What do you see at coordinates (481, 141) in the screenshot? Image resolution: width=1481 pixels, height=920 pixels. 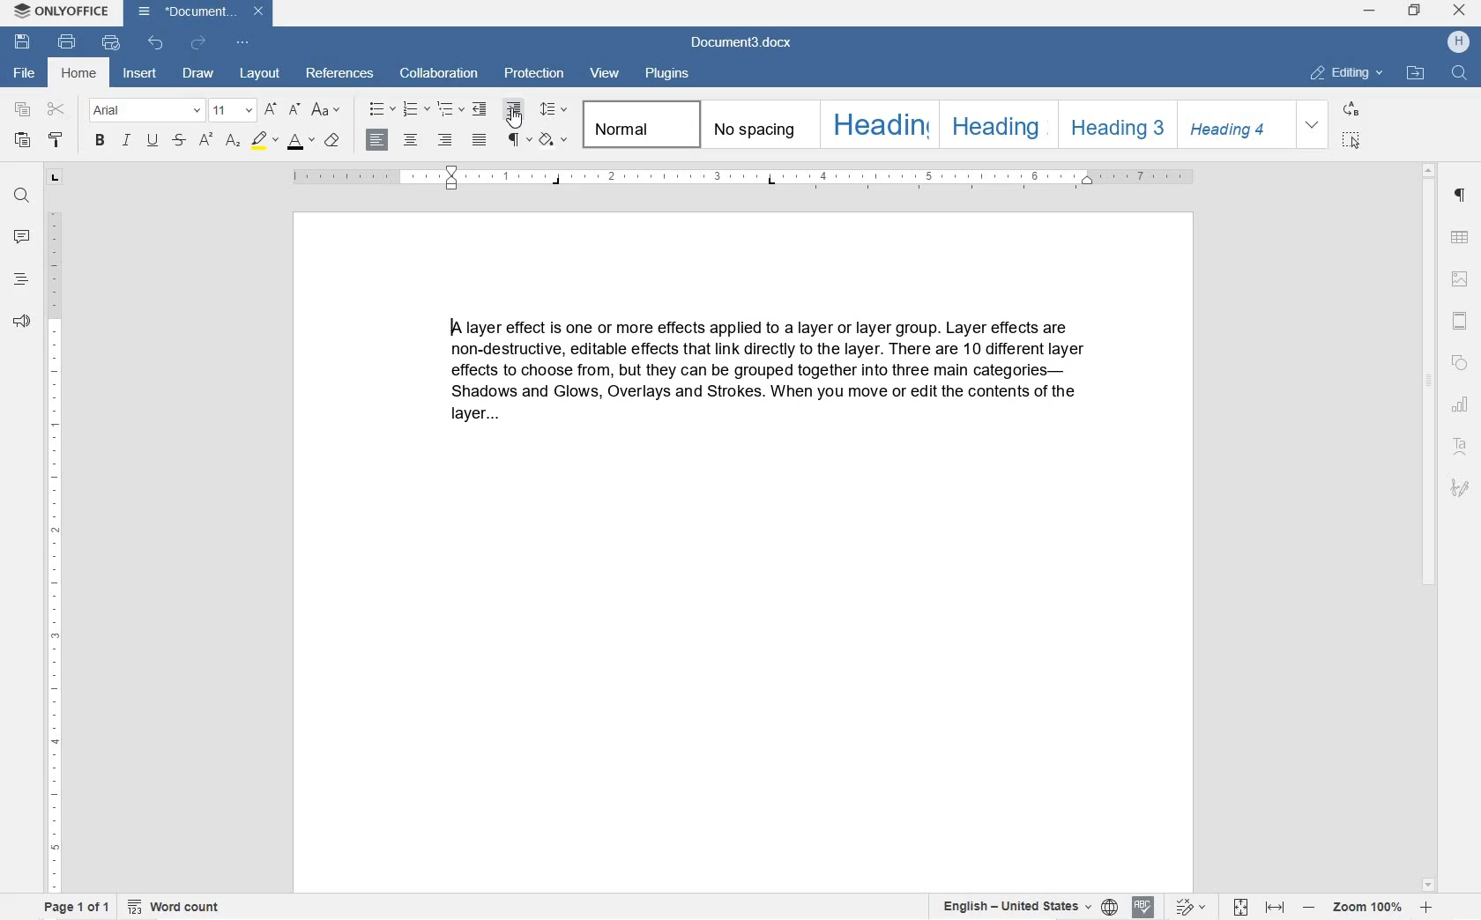 I see `JUSTIFIED` at bounding box center [481, 141].